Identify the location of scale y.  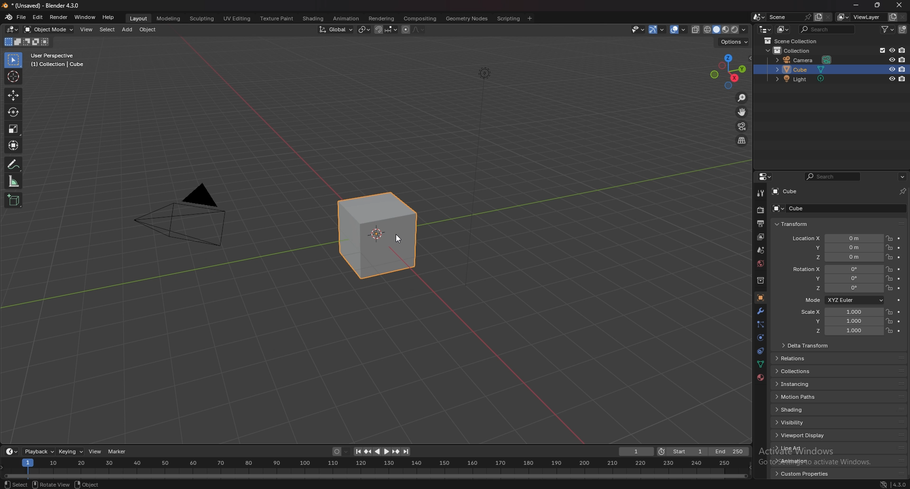
(842, 322).